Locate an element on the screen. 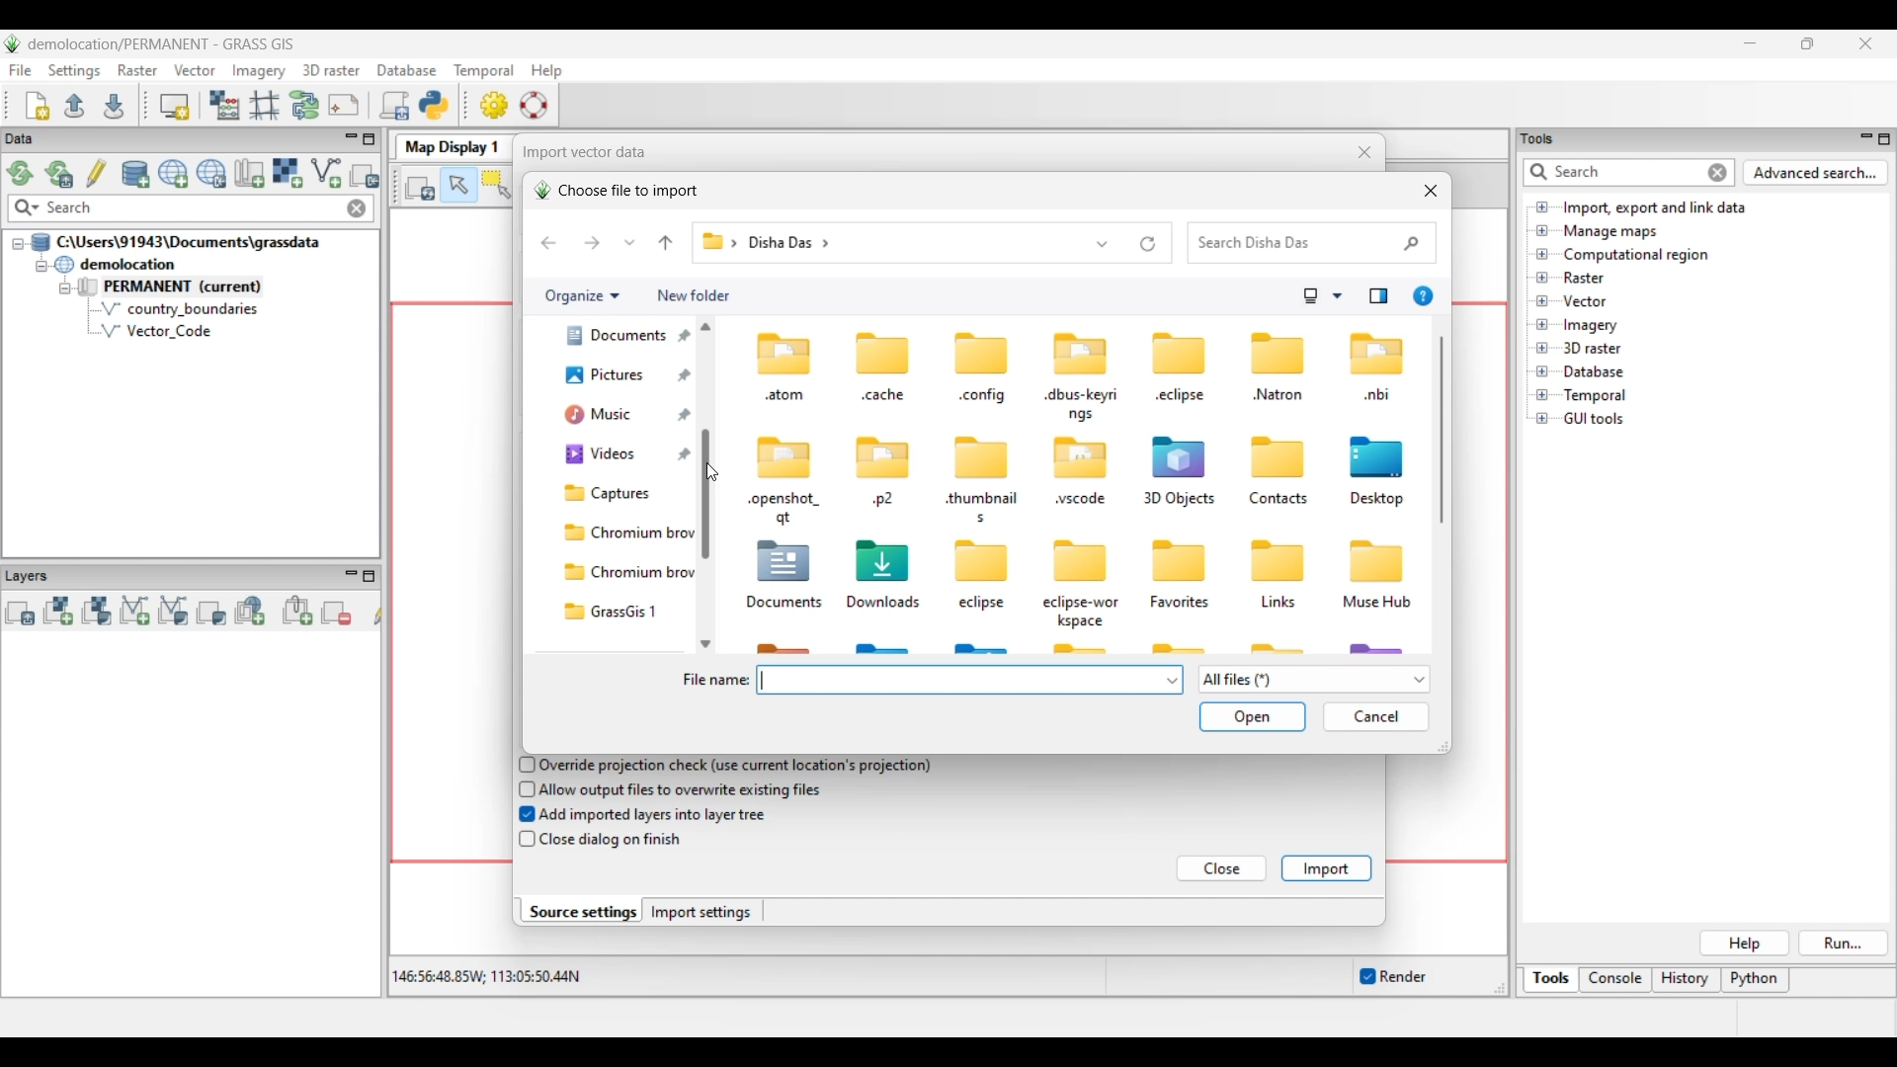 The height and width of the screenshot is (1067, 1897). GUI settings is located at coordinates (495, 105).